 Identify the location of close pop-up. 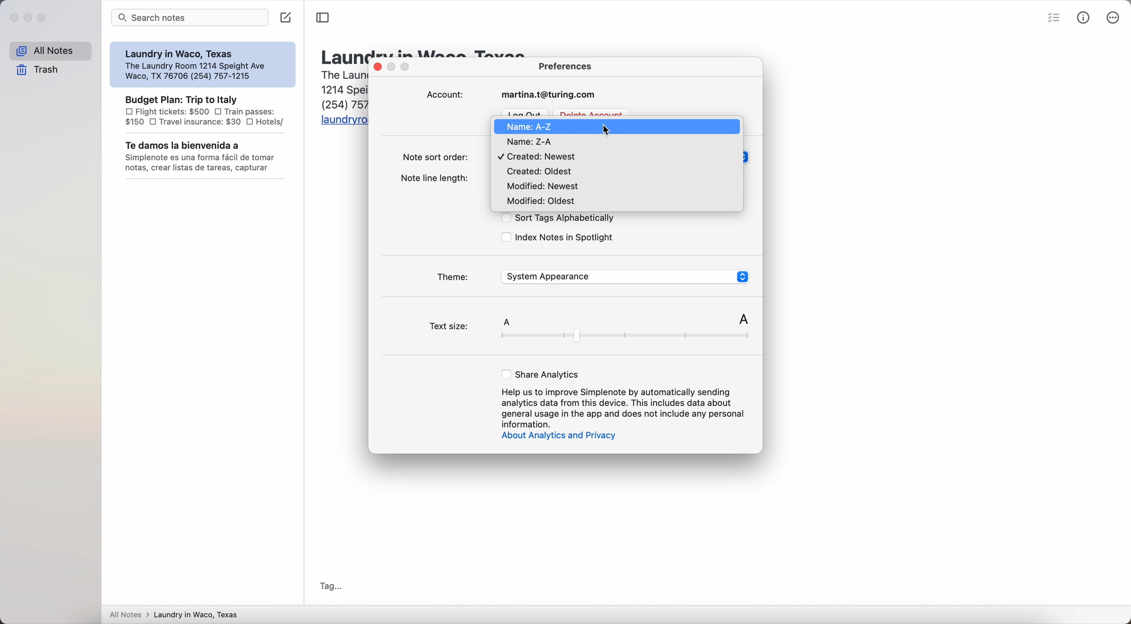
(378, 66).